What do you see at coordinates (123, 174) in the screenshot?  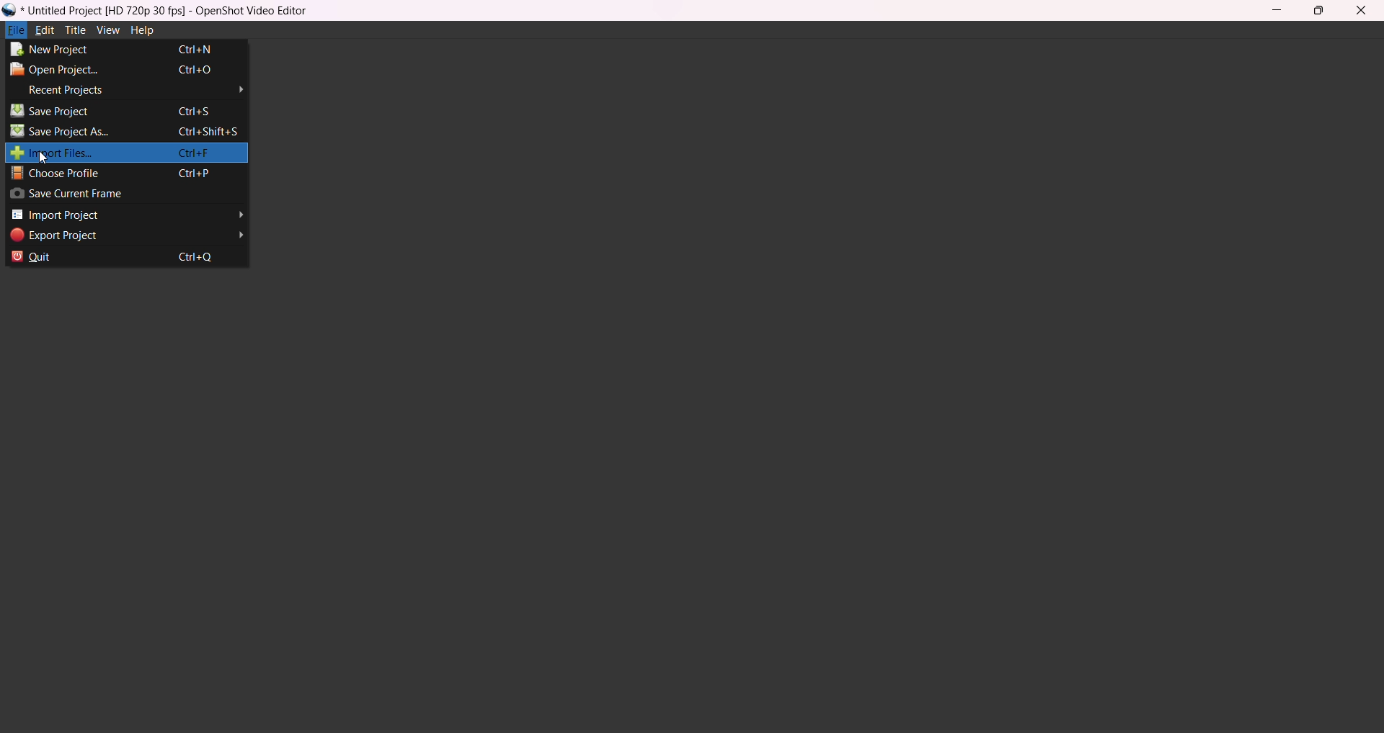 I see `choose profile` at bounding box center [123, 174].